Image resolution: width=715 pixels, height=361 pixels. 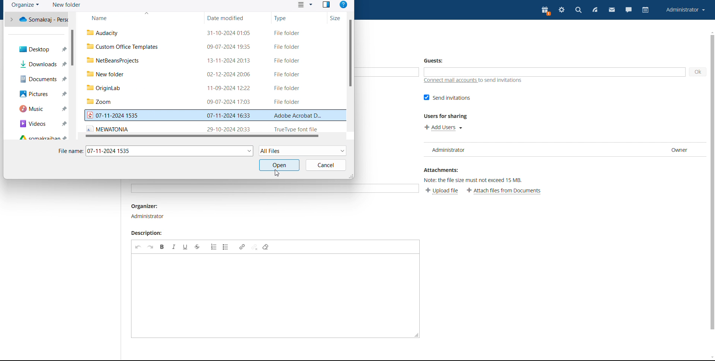 I want to click on send invitations, so click(x=447, y=98).